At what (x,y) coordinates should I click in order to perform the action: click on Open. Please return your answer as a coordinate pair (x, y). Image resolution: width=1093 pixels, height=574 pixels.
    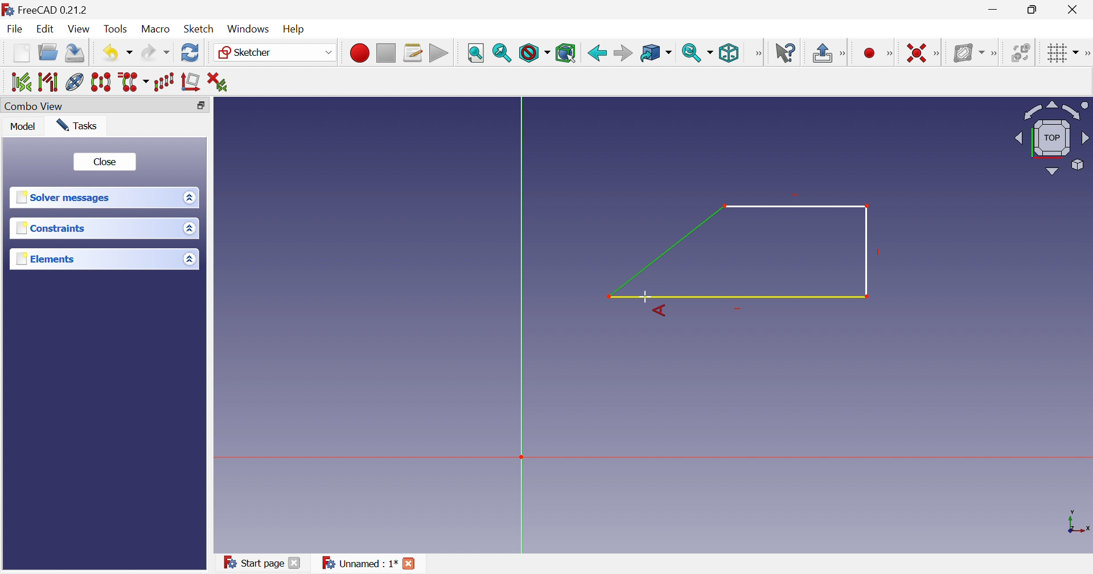
    Looking at the image, I should click on (50, 54).